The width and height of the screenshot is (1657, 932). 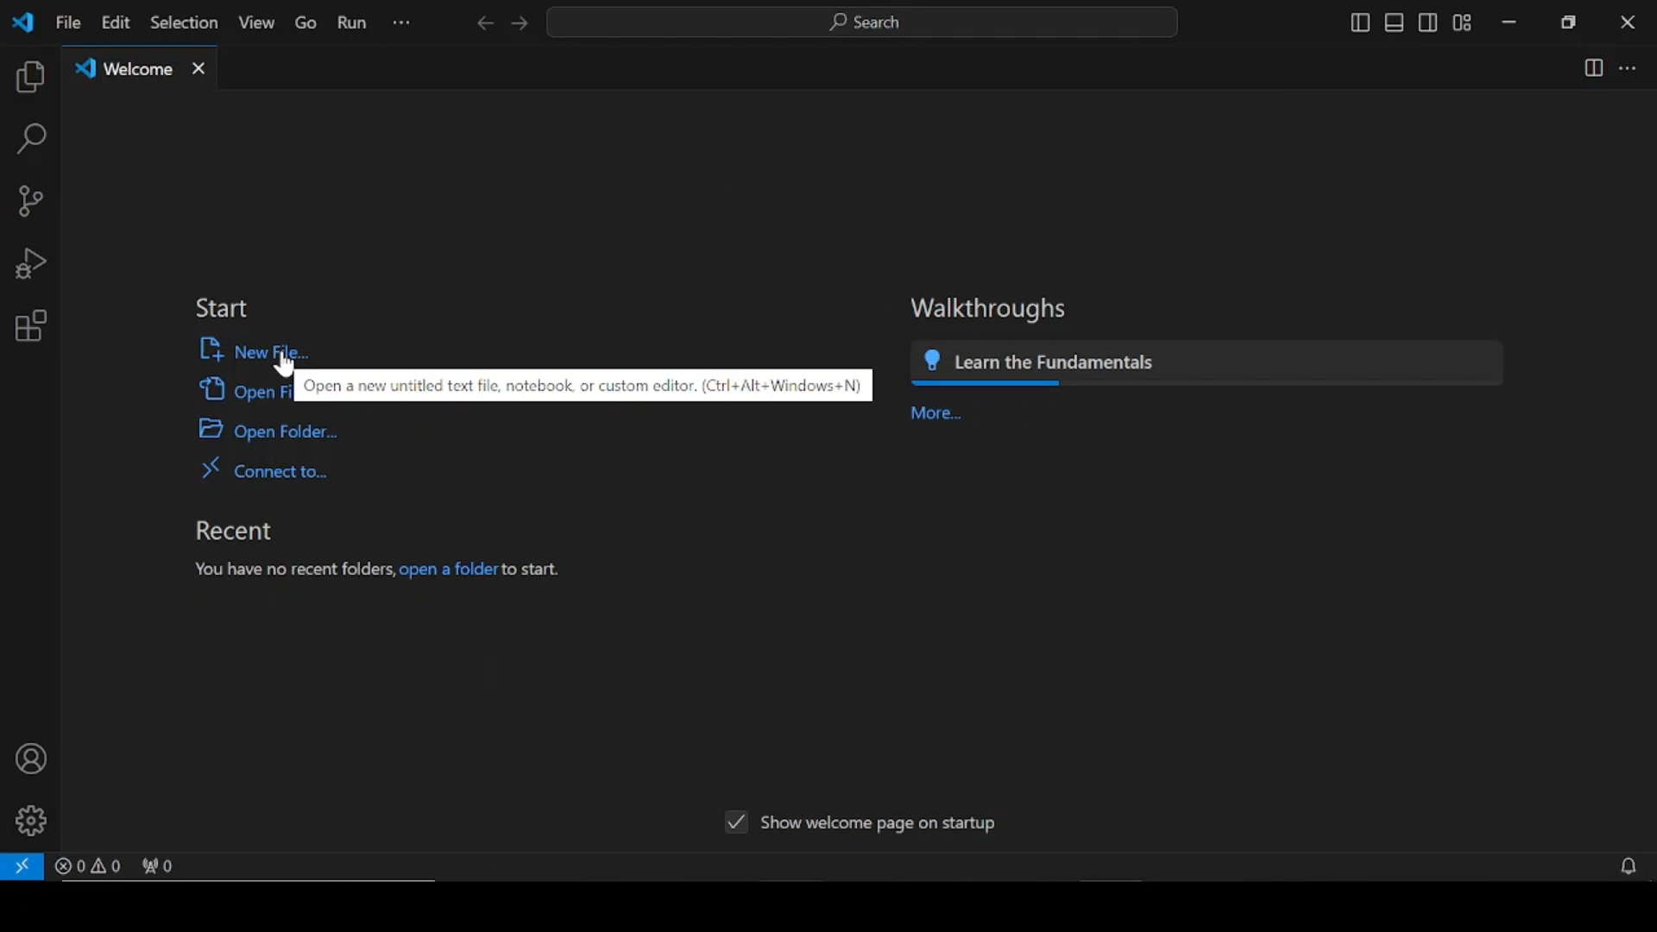 I want to click on notifications, so click(x=1631, y=868).